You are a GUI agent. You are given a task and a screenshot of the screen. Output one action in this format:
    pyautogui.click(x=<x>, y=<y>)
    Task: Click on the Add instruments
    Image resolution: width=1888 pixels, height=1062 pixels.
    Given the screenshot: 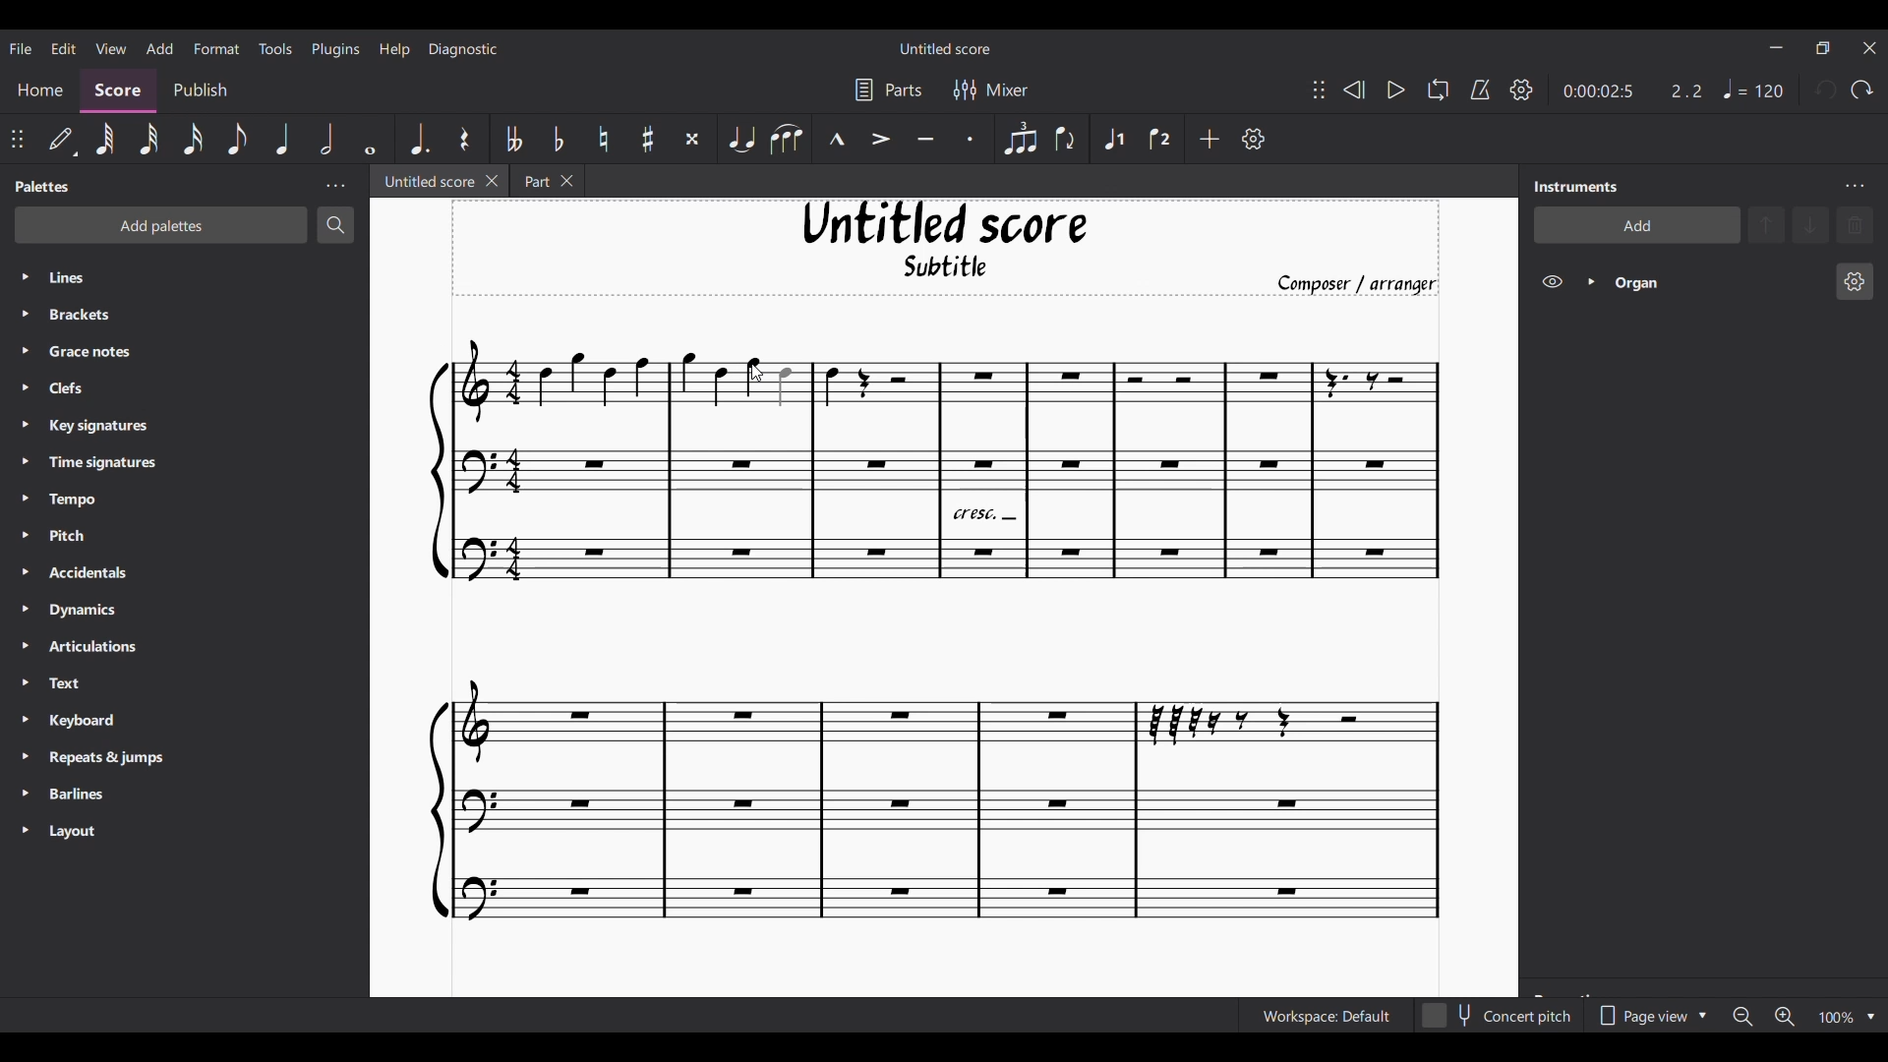 What is the action you would take?
    pyautogui.click(x=1635, y=225)
    